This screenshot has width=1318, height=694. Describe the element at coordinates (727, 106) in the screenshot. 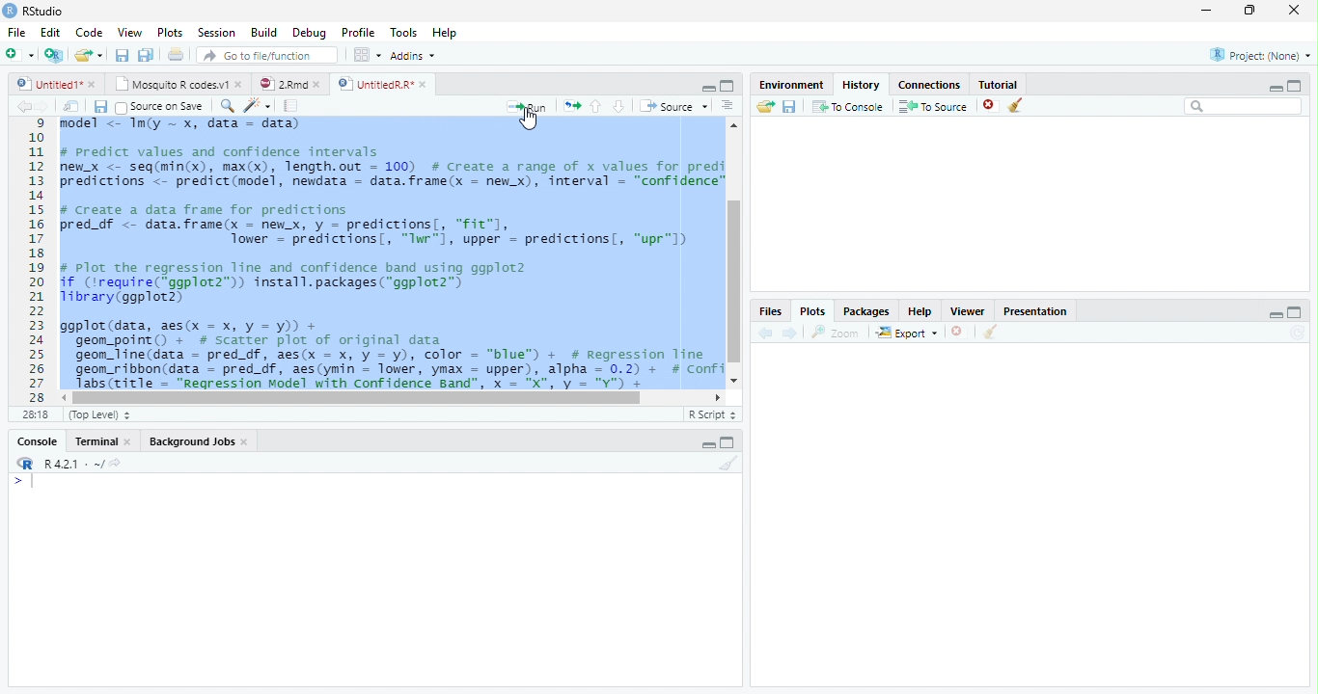

I see `Alignment` at that location.